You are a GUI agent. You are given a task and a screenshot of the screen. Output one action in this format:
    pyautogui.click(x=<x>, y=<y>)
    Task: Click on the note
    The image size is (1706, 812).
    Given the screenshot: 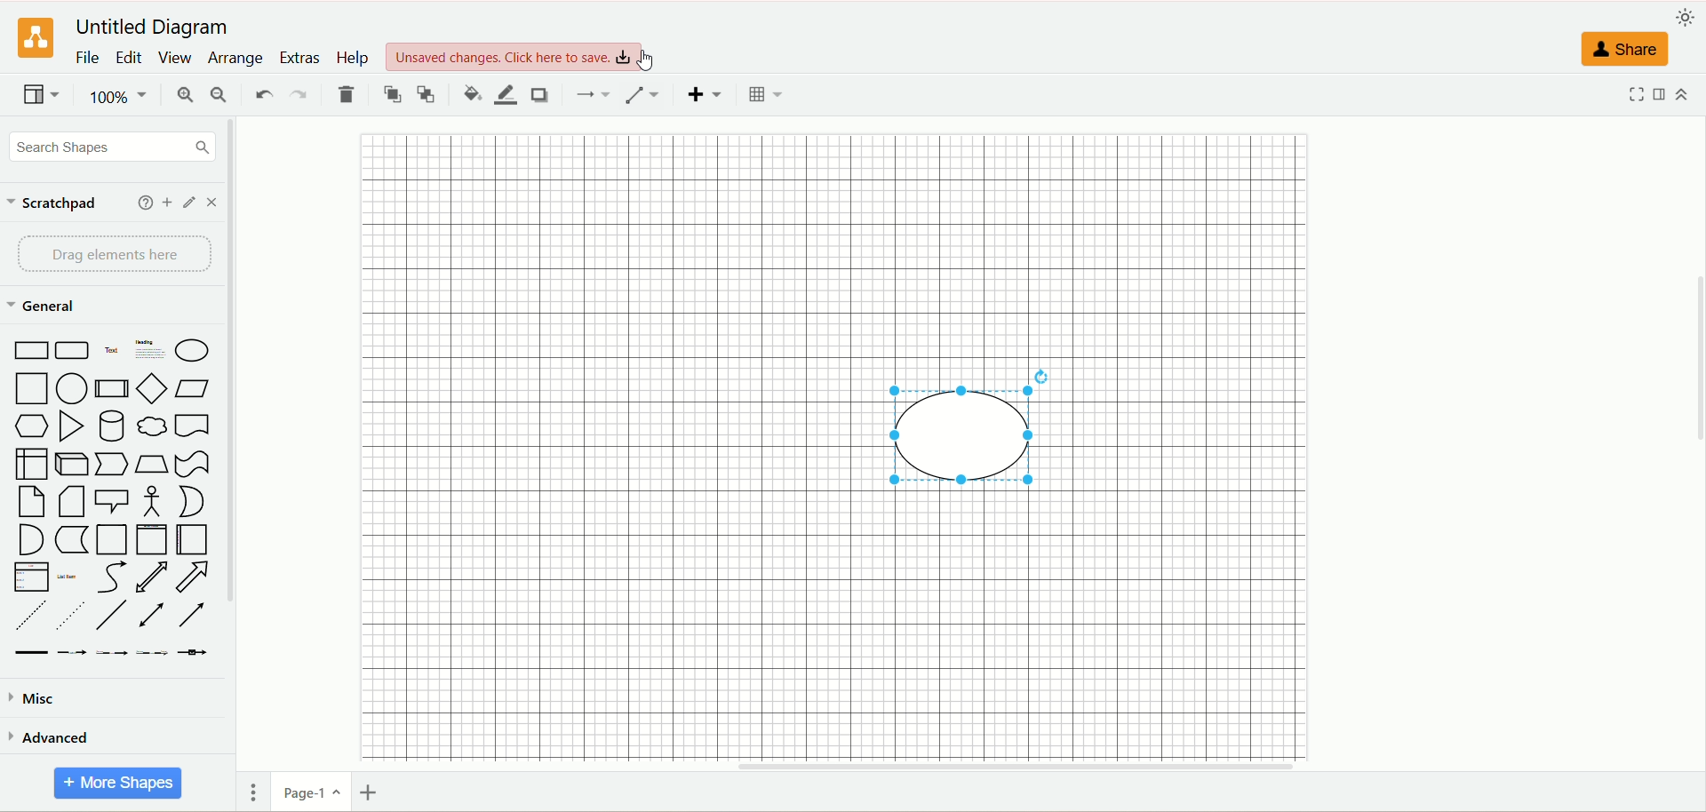 What is the action you would take?
    pyautogui.click(x=33, y=502)
    